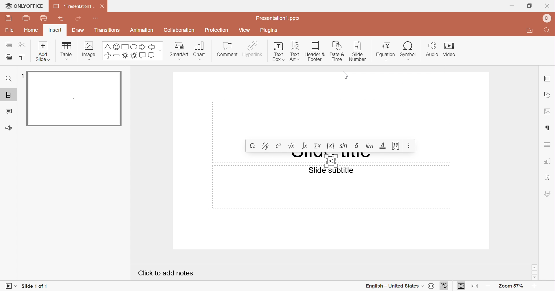  Describe the element at coordinates (143, 31) in the screenshot. I see `Animation` at that location.